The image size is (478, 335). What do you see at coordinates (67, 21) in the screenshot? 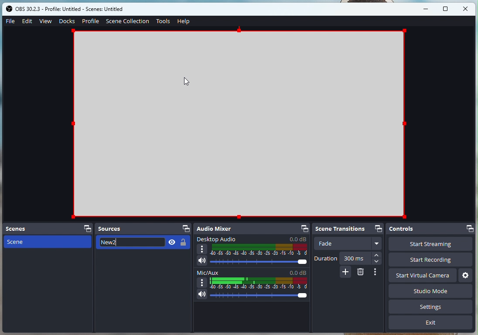
I see `Docs` at bounding box center [67, 21].